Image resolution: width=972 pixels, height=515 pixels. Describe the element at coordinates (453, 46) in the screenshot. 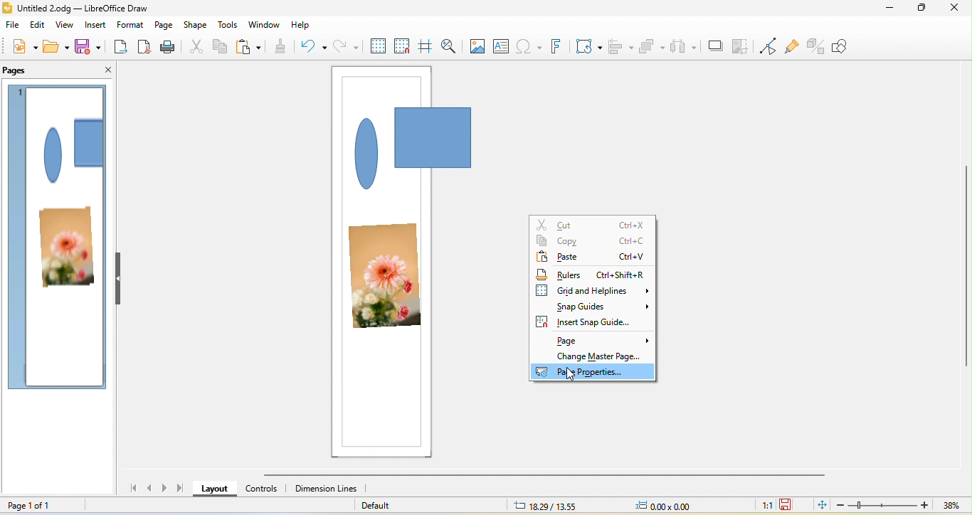

I see `zoom and pan` at that location.